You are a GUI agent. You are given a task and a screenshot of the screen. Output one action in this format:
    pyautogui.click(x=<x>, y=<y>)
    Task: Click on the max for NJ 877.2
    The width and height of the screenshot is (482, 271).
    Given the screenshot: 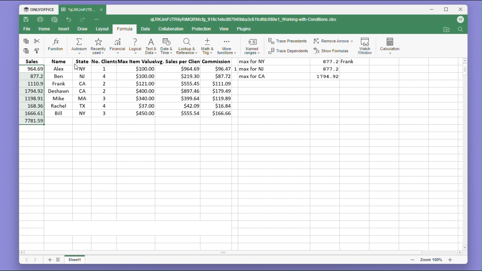 What is the action you would take?
    pyautogui.click(x=291, y=69)
    